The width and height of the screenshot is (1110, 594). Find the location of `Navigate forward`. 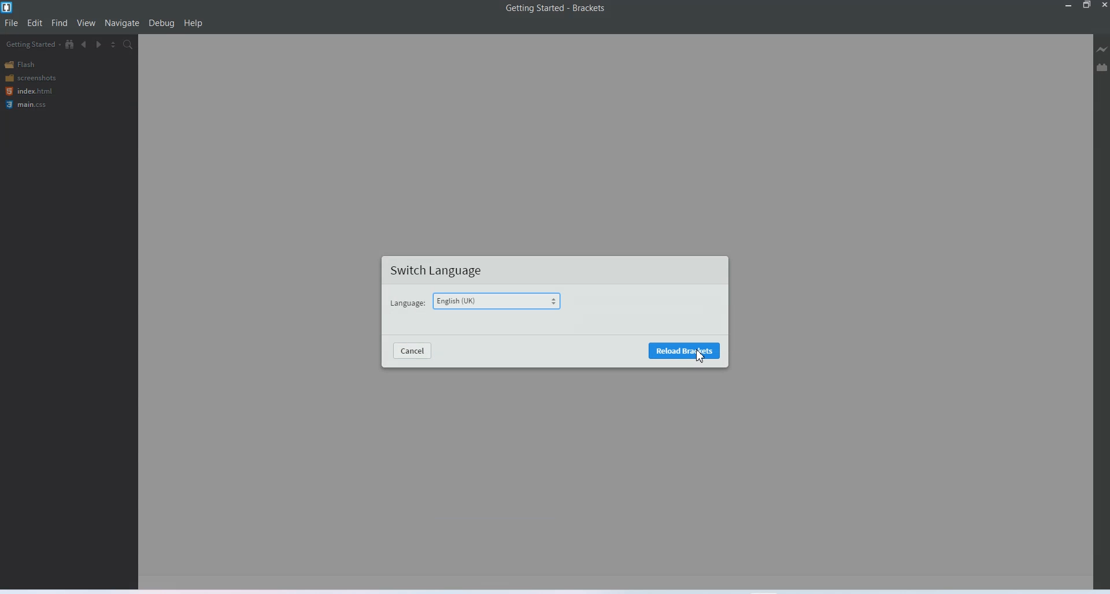

Navigate forward is located at coordinates (99, 45).